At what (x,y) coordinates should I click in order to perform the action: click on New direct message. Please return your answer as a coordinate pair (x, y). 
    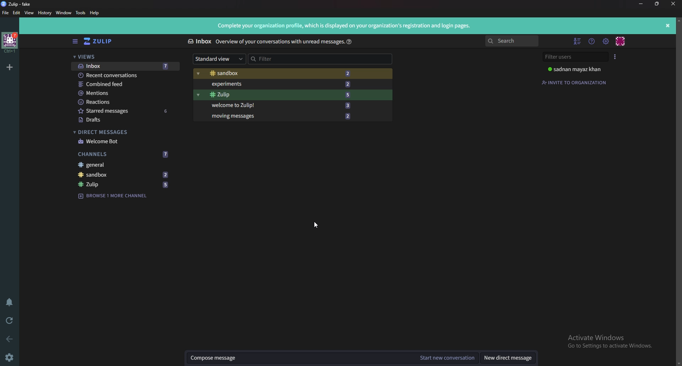
    Looking at the image, I should click on (508, 358).